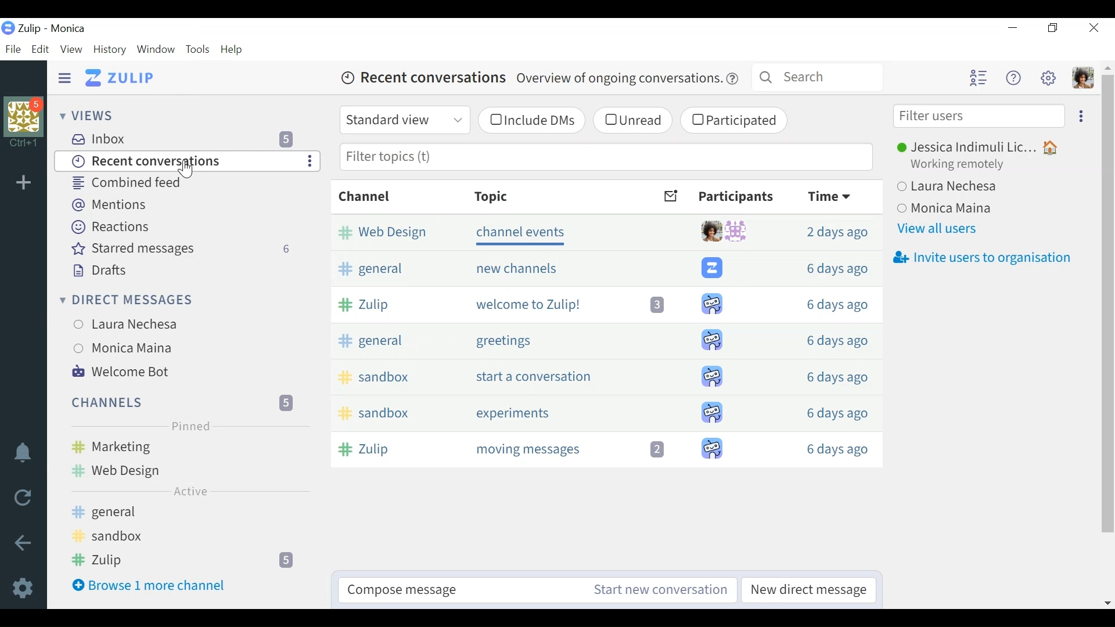  Describe the element at coordinates (186, 168) in the screenshot. I see `Cursor` at that location.